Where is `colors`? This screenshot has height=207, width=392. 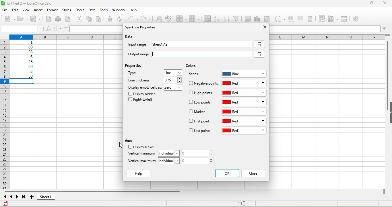
colors is located at coordinates (191, 66).